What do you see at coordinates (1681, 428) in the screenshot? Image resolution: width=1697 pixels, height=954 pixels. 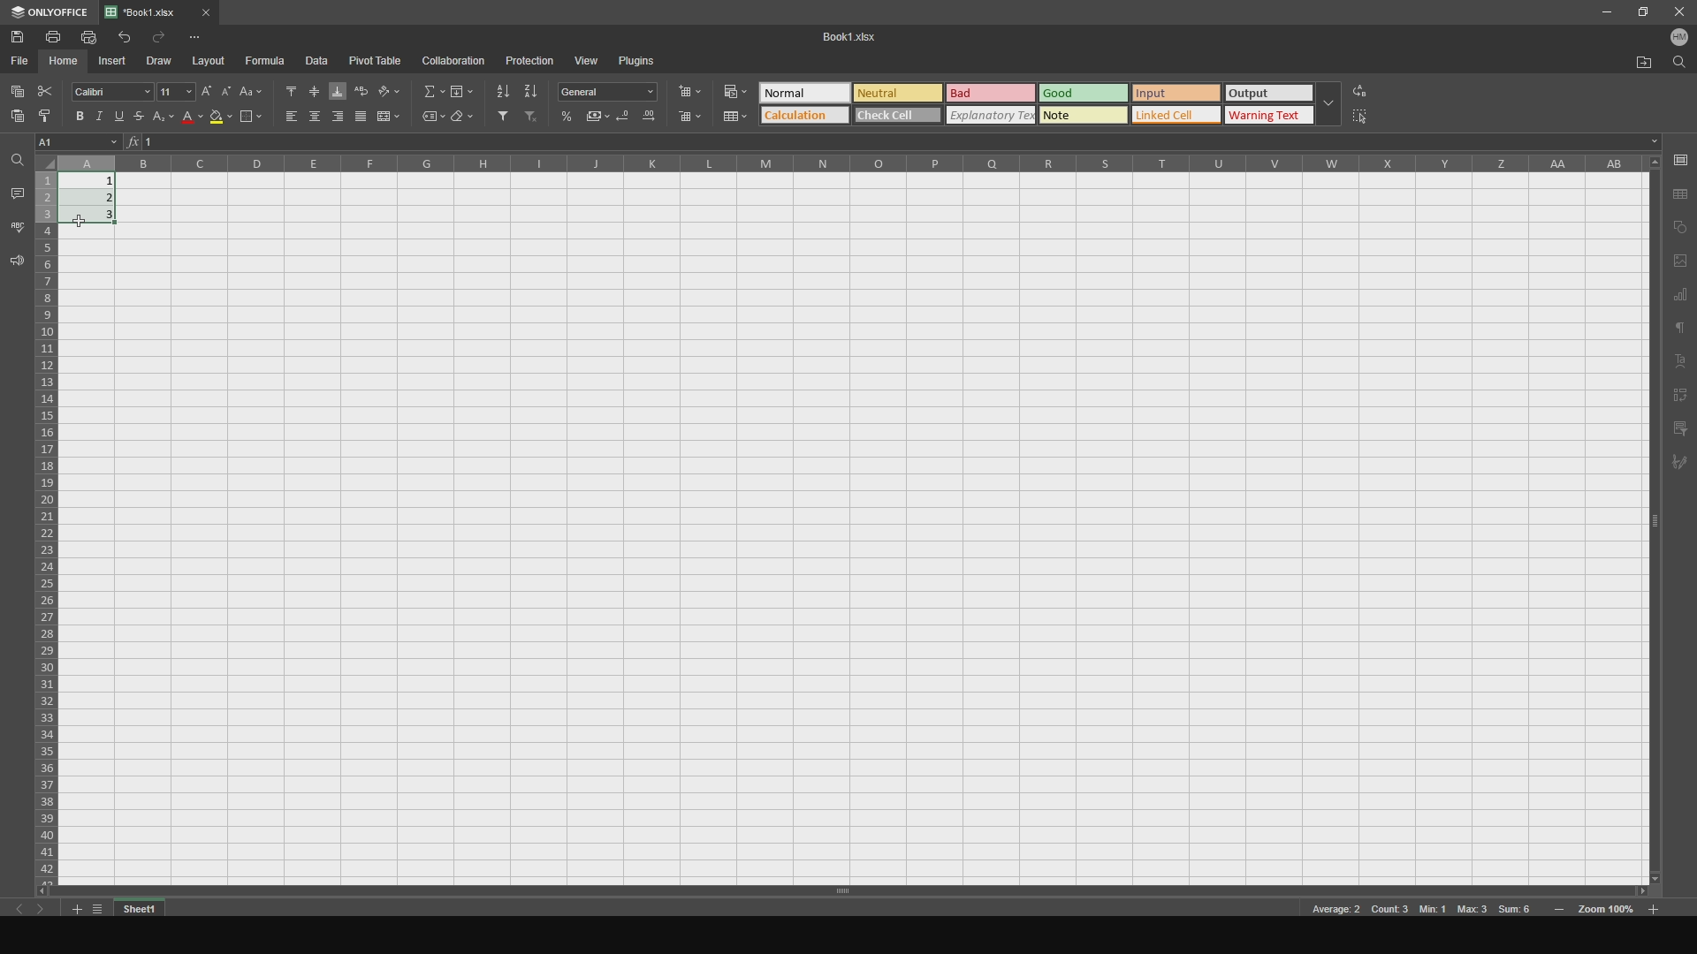 I see `filter` at bounding box center [1681, 428].